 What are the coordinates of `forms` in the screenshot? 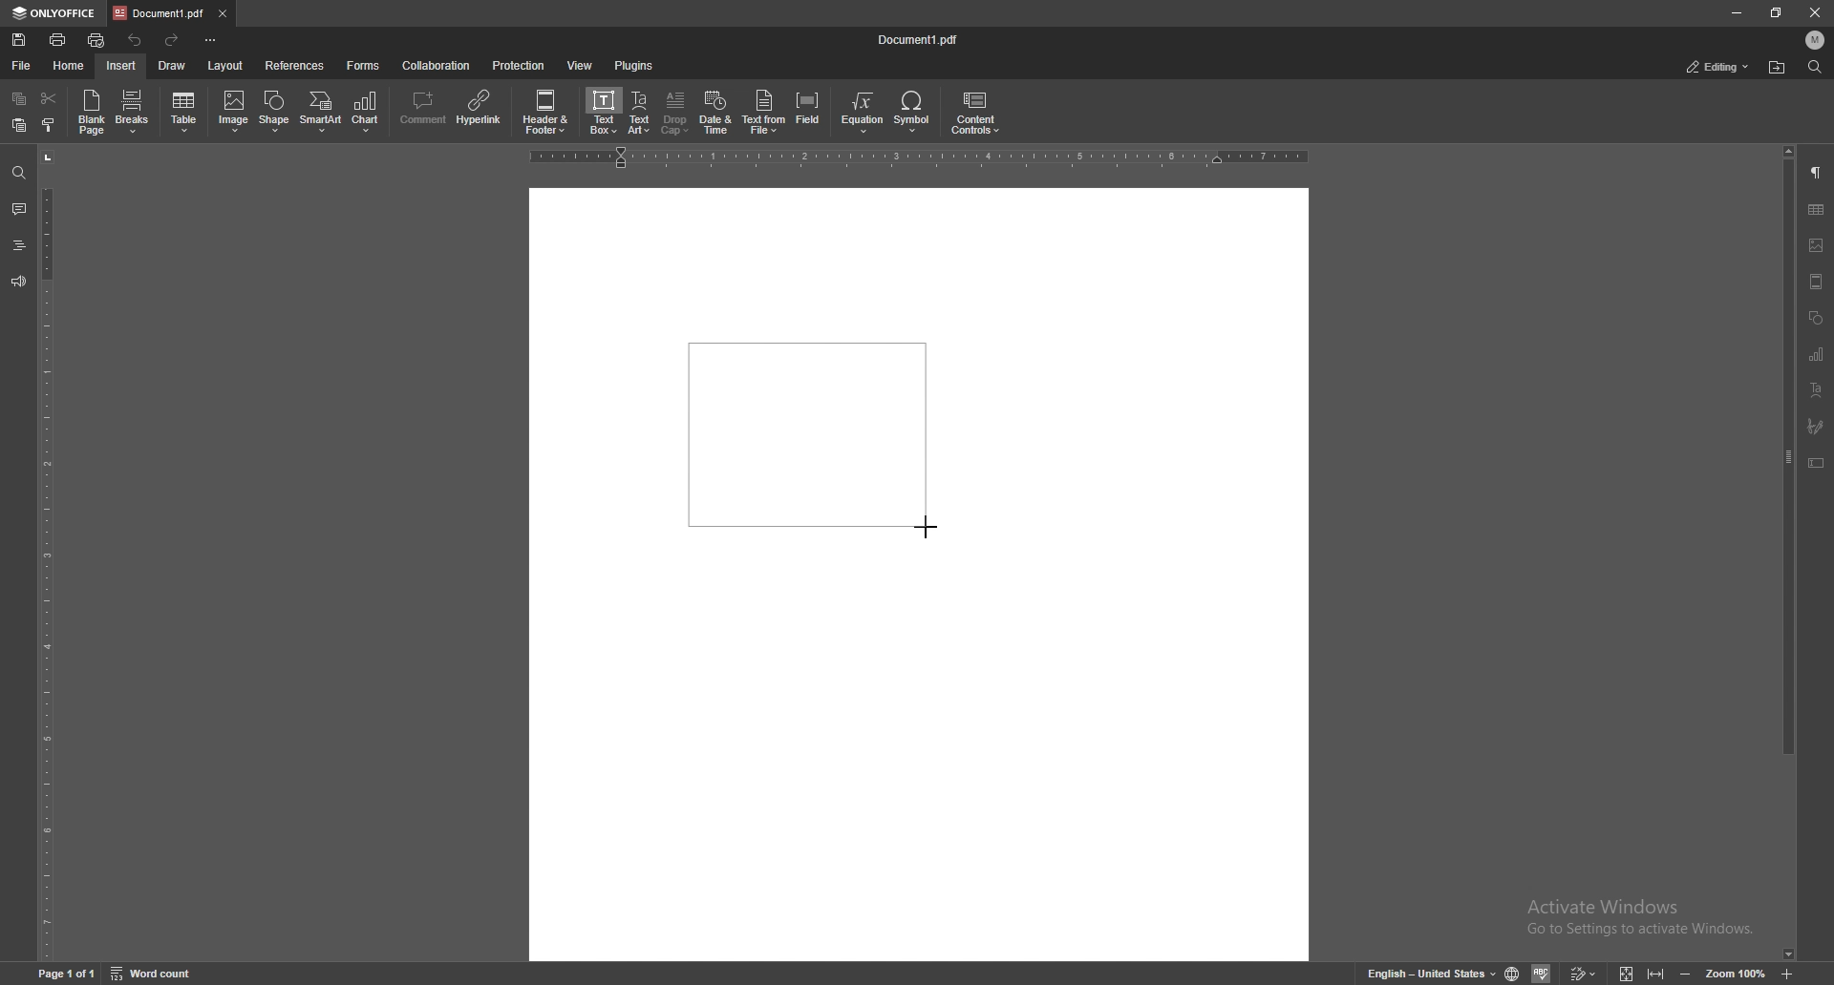 It's located at (365, 66).